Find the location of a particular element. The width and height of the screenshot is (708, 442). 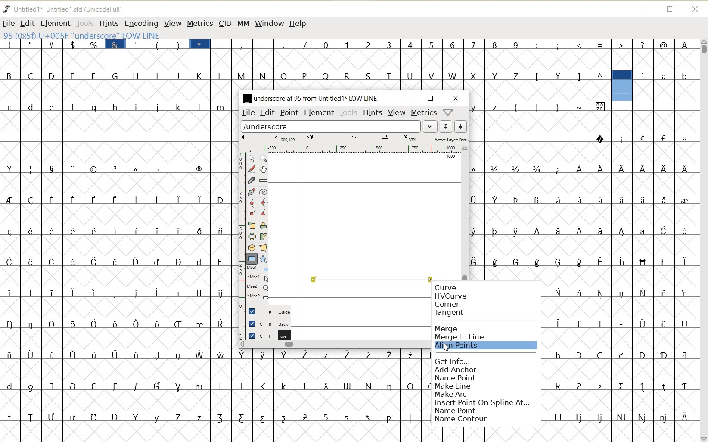

VIEW is located at coordinates (397, 112).